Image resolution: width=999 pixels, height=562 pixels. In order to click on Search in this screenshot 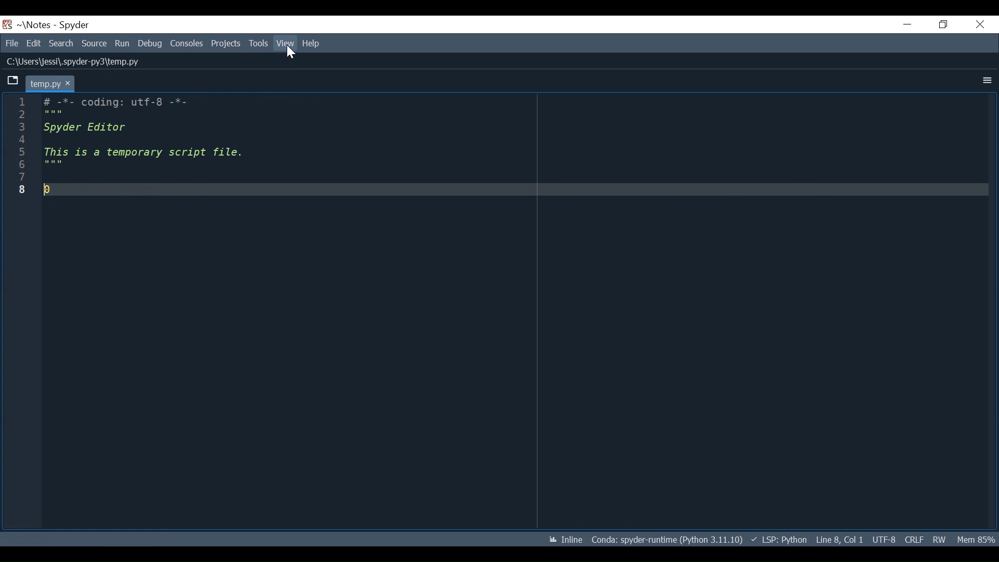, I will do `click(61, 43)`.